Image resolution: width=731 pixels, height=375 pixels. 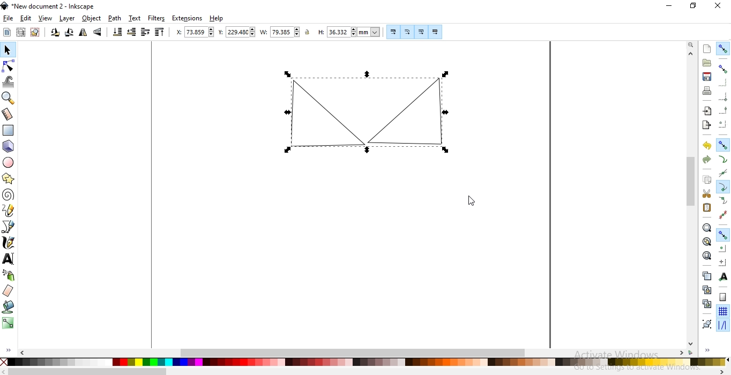 What do you see at coordinates (707, 350) in the screenshot?
I see `expand/hide sidebar` at bounding box center [707, 350].